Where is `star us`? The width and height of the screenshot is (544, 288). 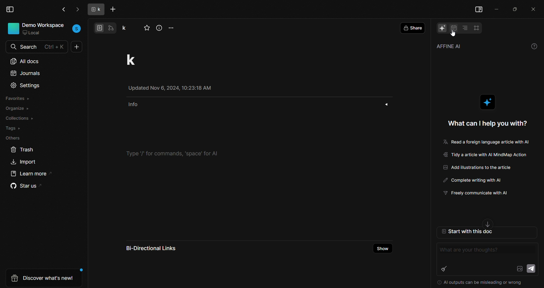
star us is located at coordinates (24, 187).